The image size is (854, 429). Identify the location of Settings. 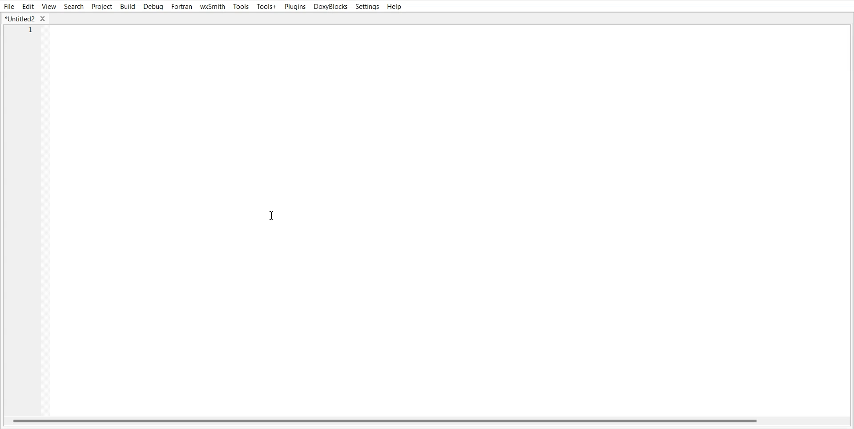
(367, 6).